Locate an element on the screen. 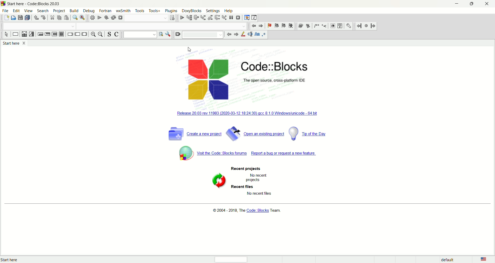 The height and width of the screenshot is (263, 495). toggle source is located at coordinates (109, 34).